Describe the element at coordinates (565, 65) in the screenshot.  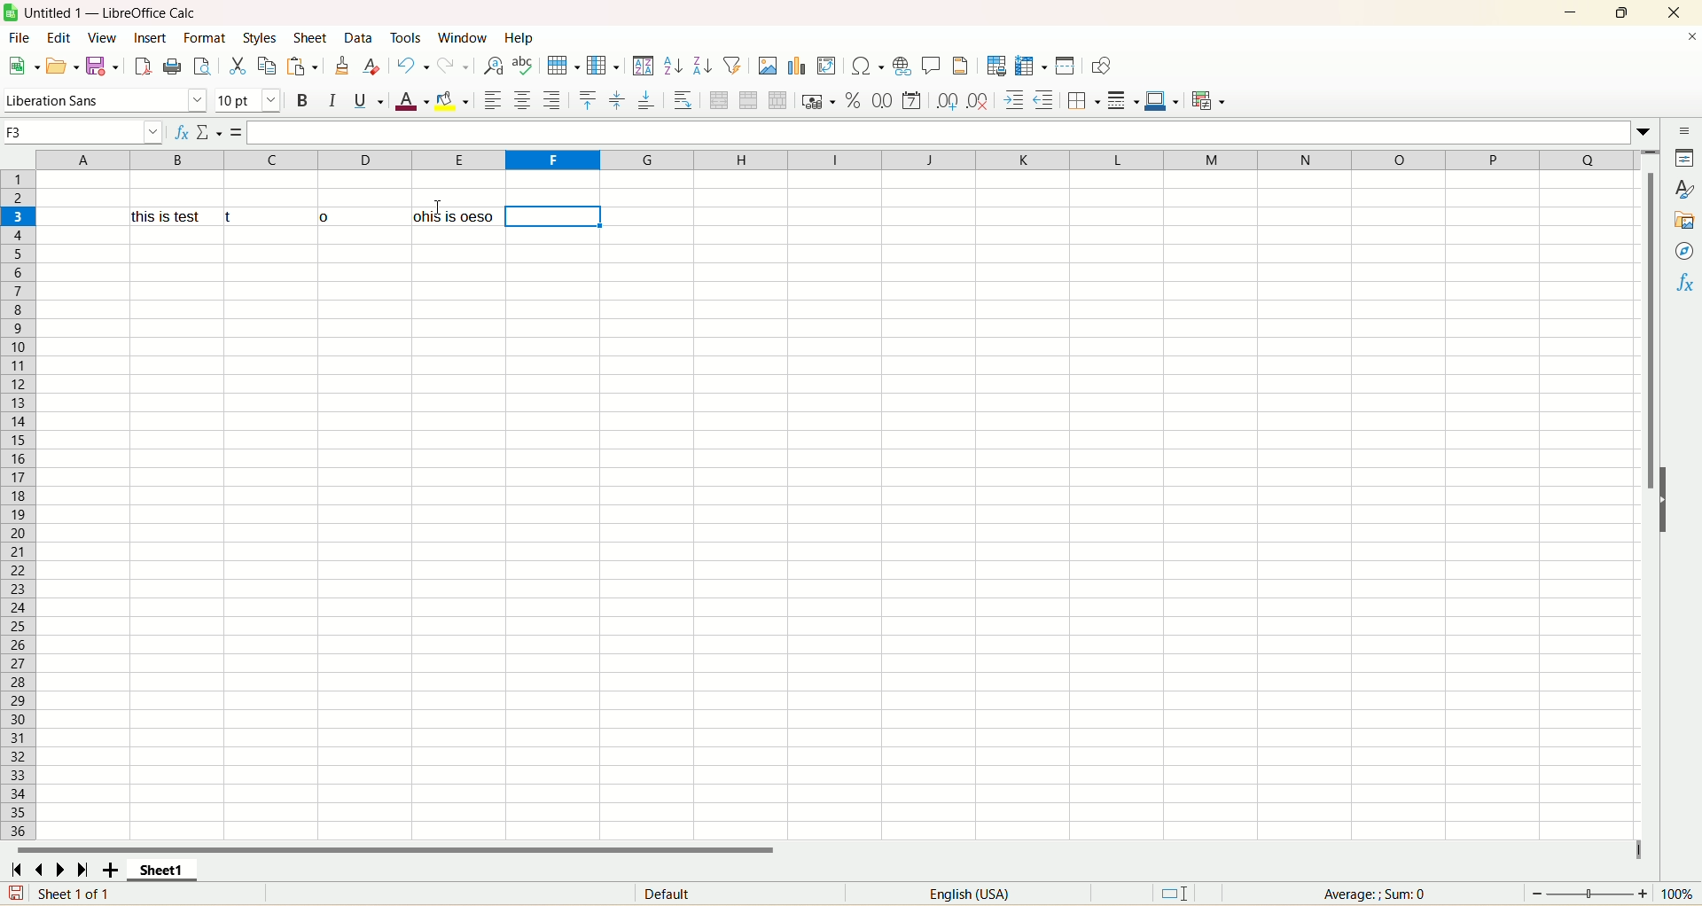
I see `row` at that location.